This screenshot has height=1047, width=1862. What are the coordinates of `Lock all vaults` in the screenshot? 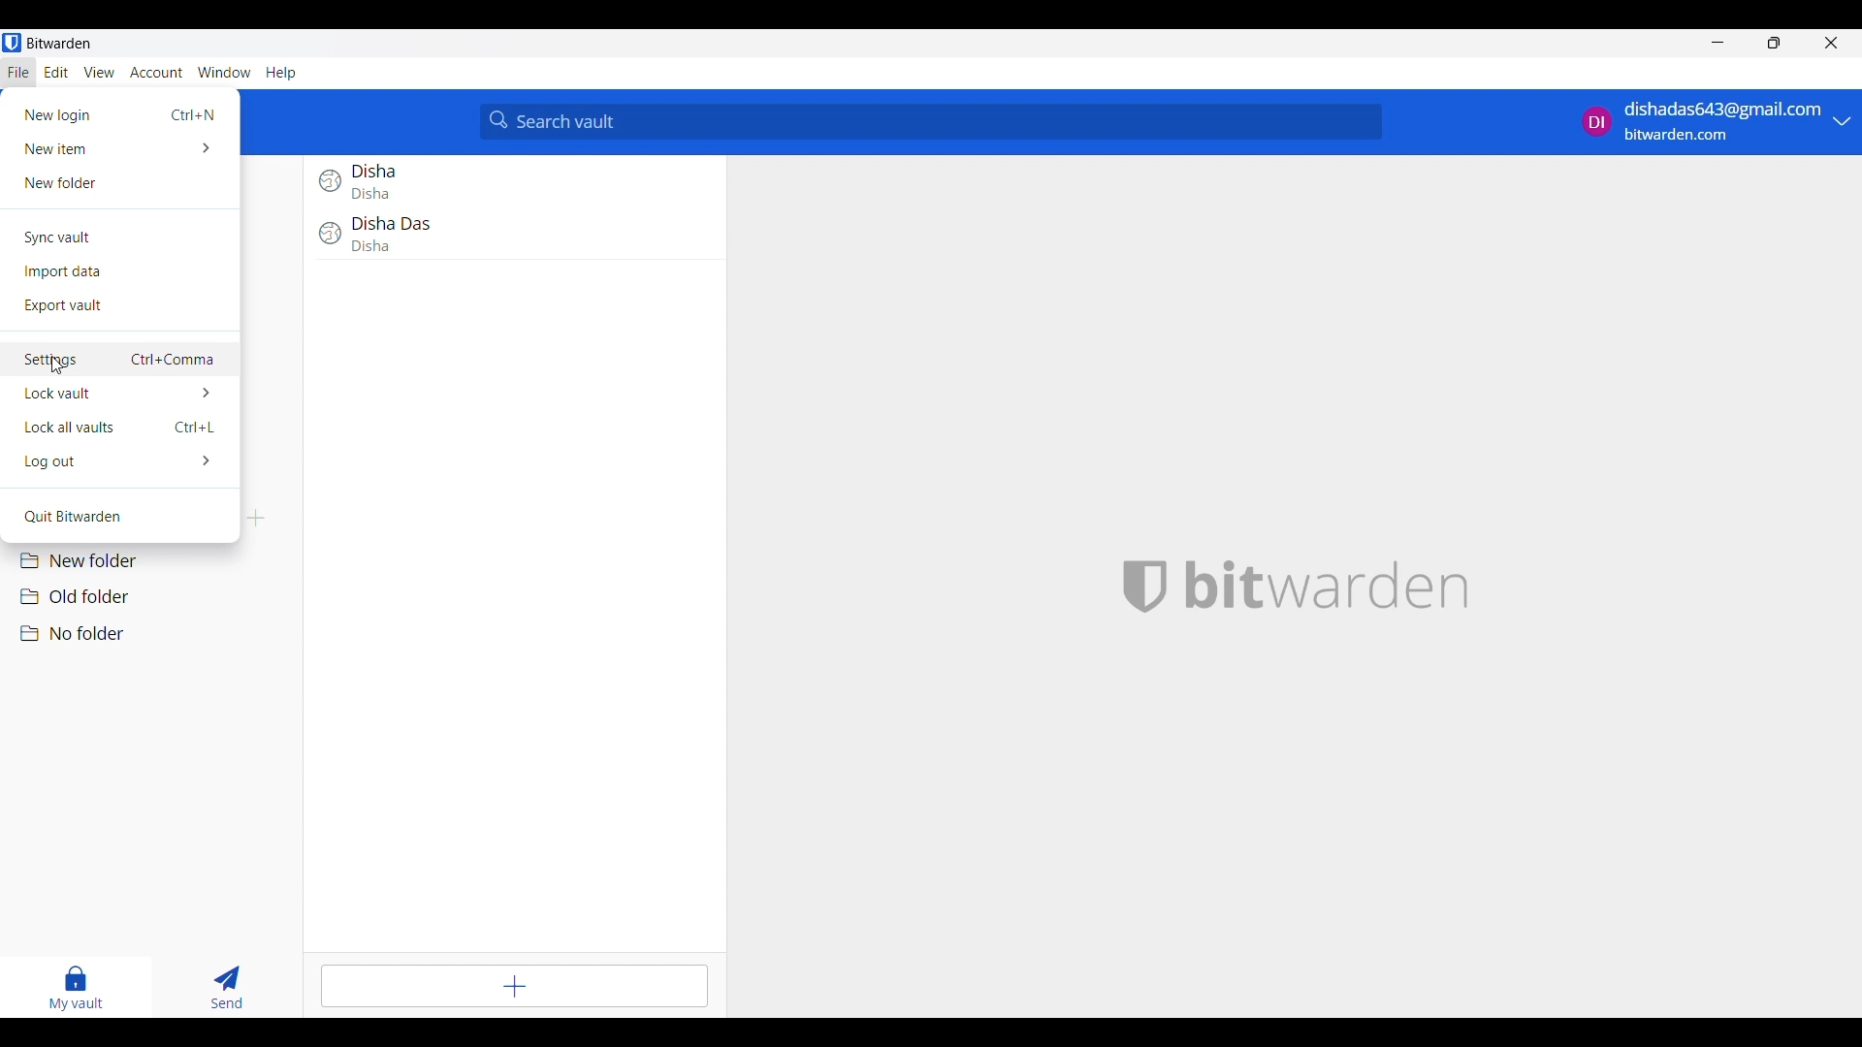 It's located at (120, 428).